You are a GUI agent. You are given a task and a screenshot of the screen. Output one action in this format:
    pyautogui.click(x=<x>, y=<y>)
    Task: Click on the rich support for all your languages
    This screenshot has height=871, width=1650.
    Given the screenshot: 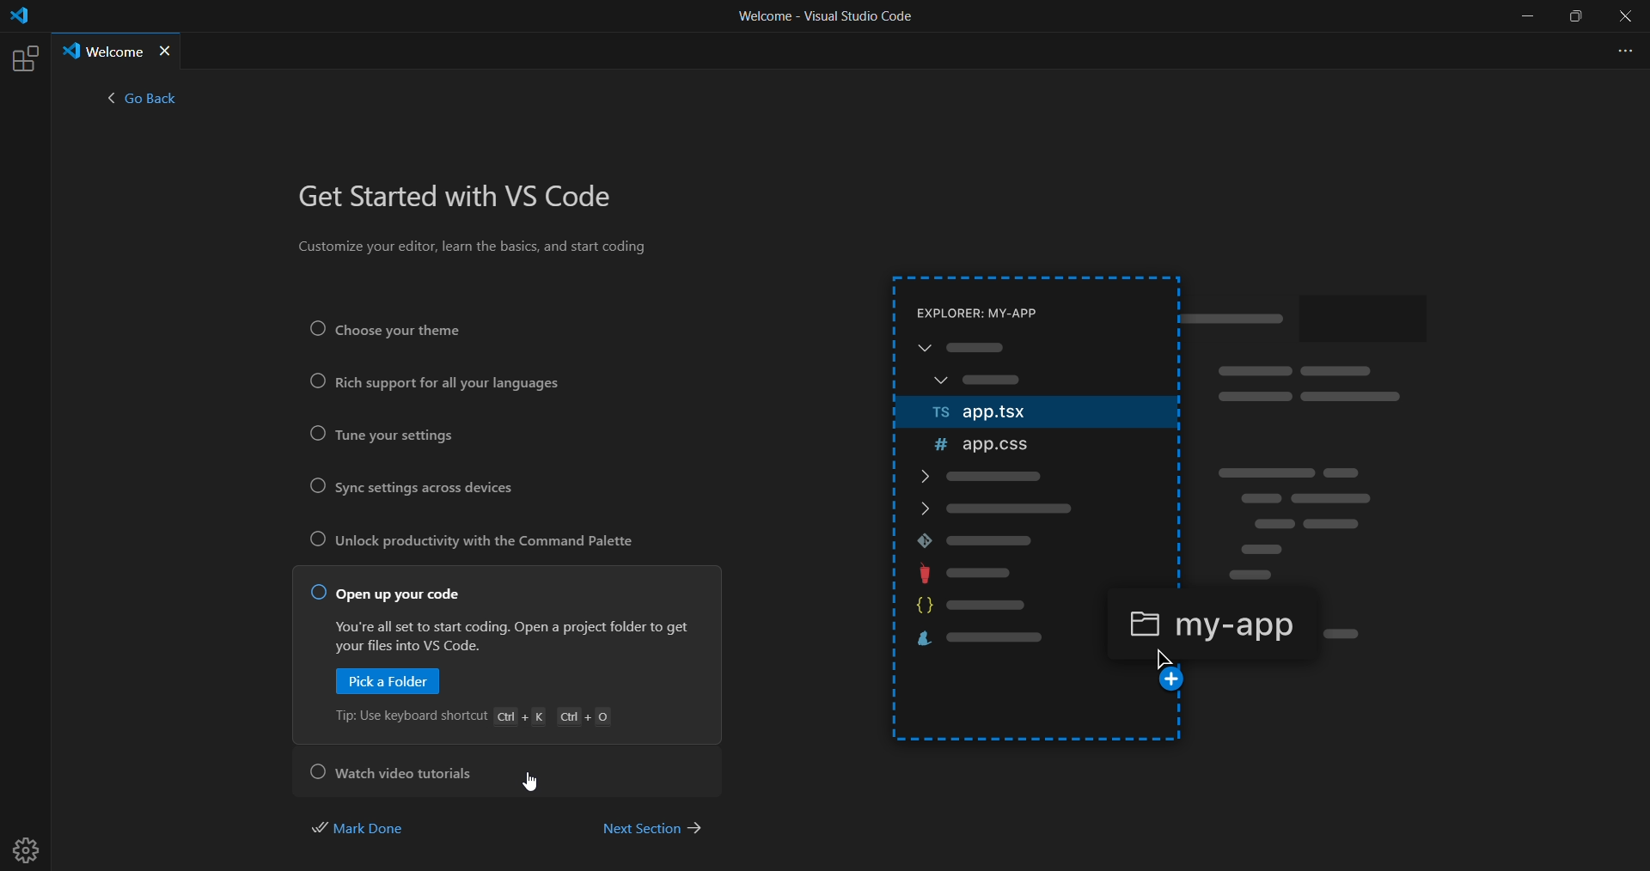 What is the action you would take?
    pyautogui.click(x=433, y=385)
    